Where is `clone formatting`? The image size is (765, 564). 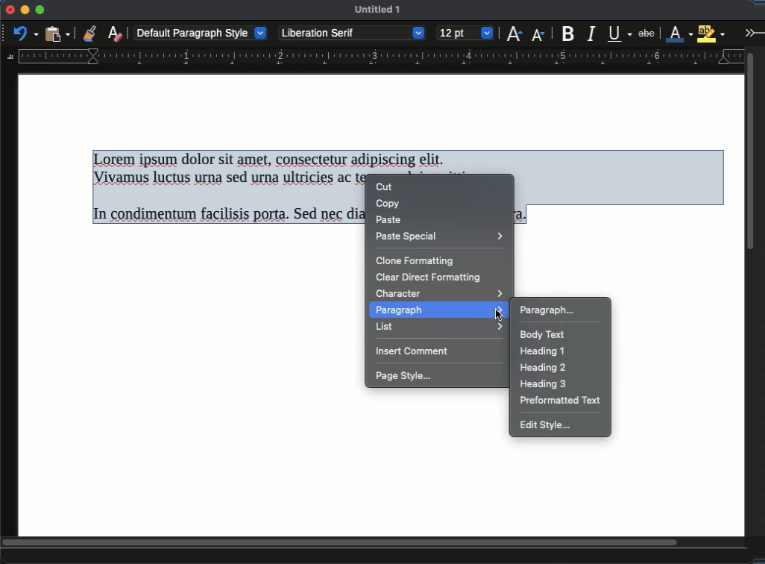
clone formatting is located at coordinates (89, 33).